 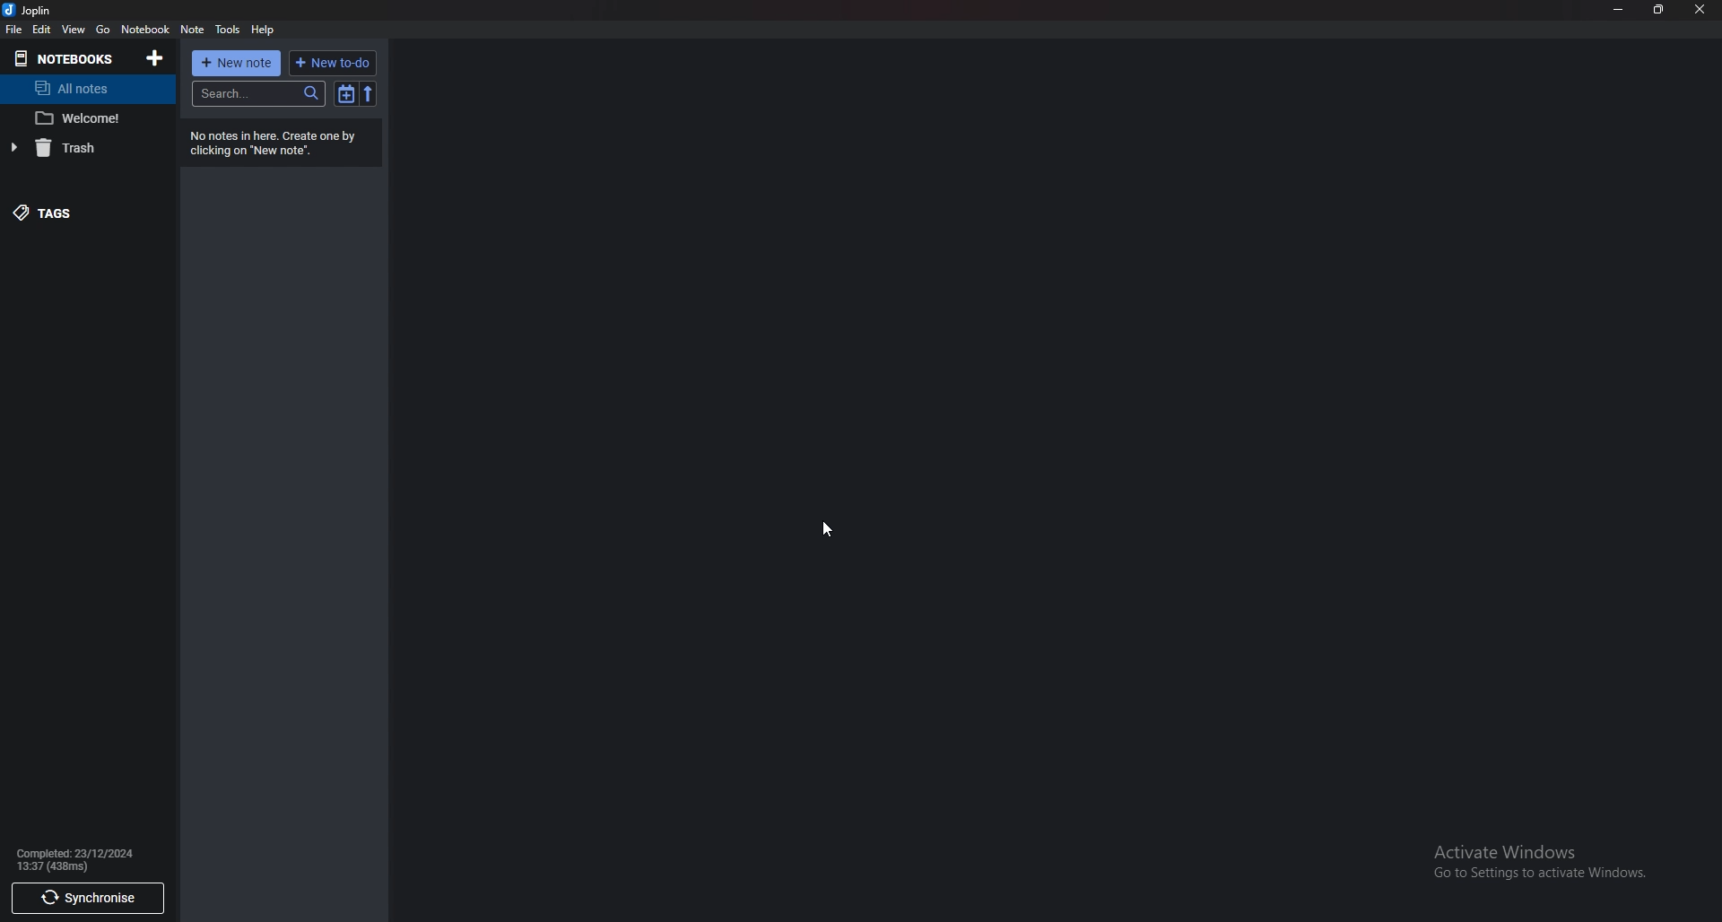 What do you see at coordinates (282, 143) in the screenshot?
I see `No notes here. Created one by clicking on "New cote".` at bounding box center [282, 143].